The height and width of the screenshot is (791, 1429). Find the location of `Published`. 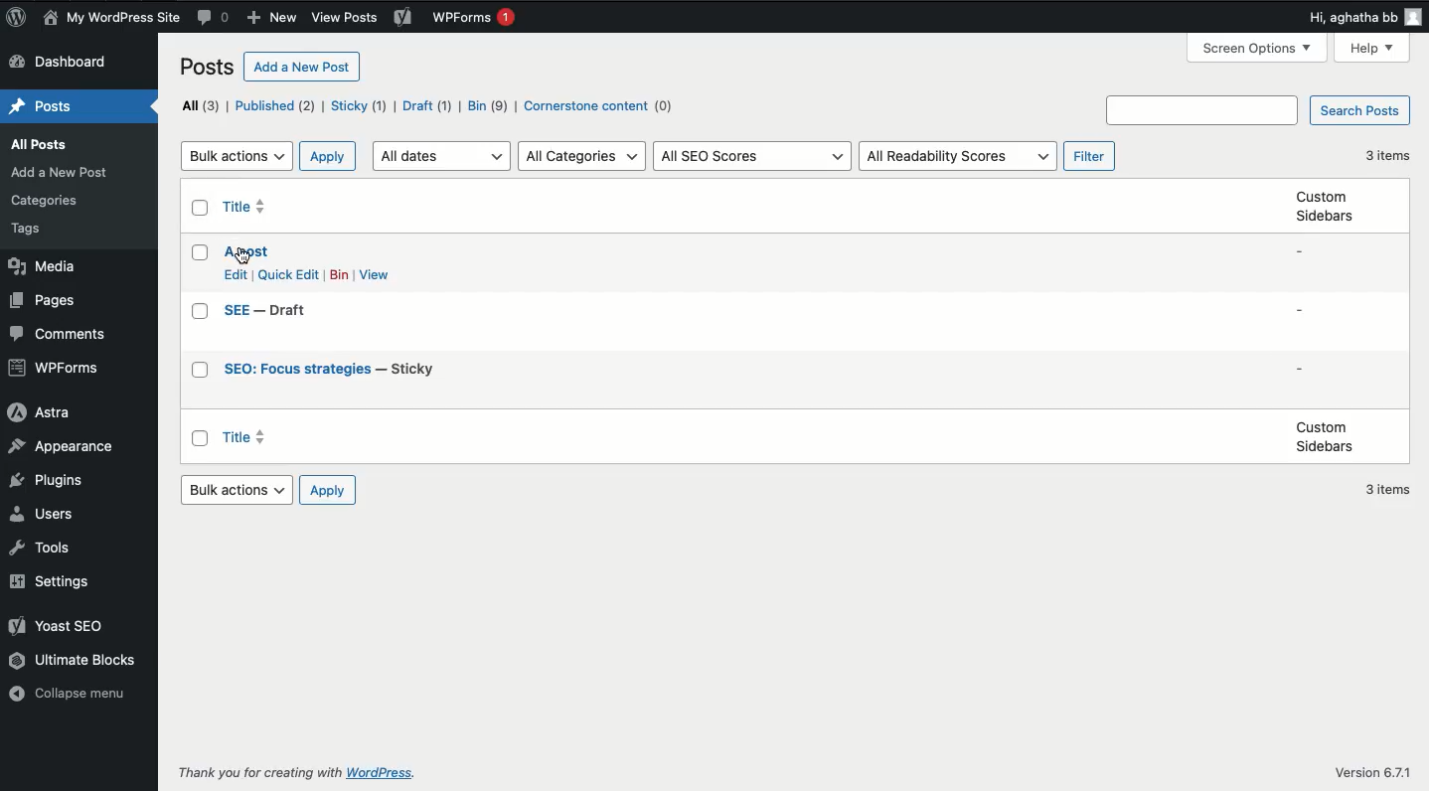

Published is located at coordinates (275, 105).